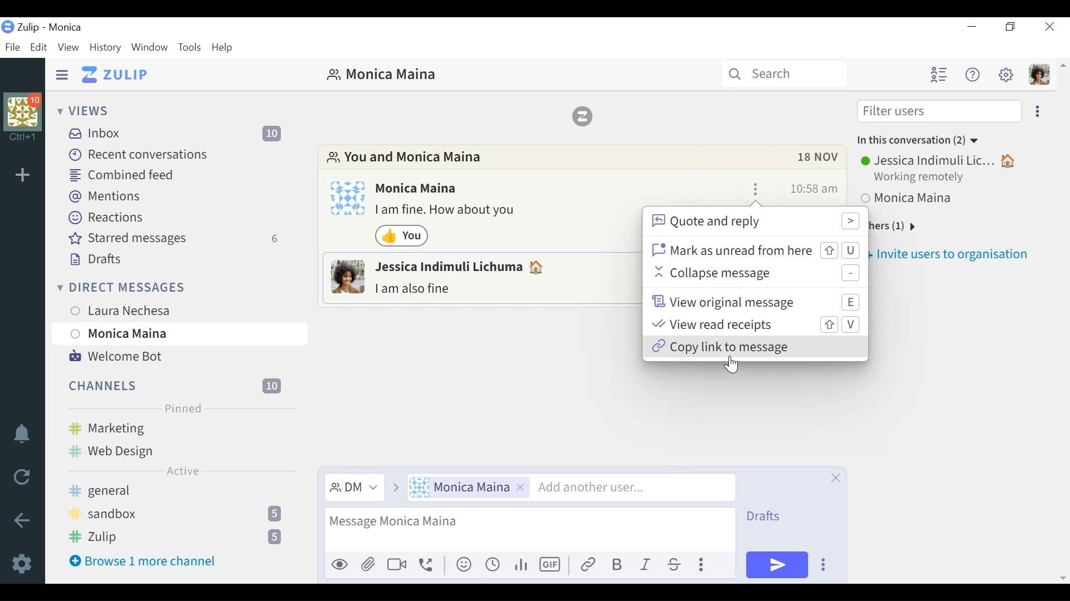  What do you see at coordinates (275, 288) in the screenshot?
I see `New Direct message` at bounding box center [275, 288].